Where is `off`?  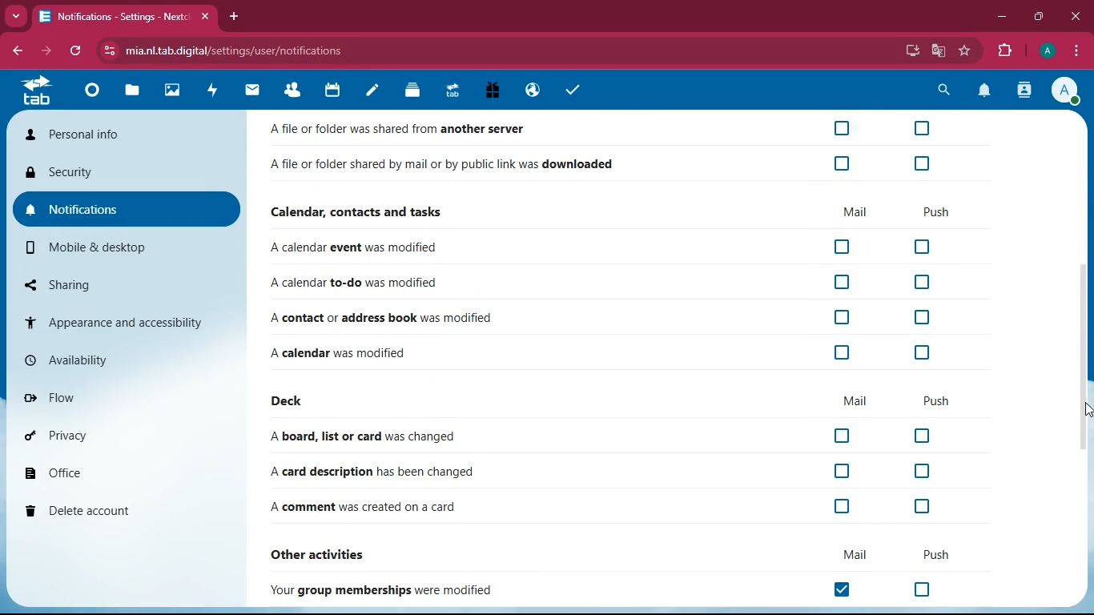 off is located at coordinates (839, 317).